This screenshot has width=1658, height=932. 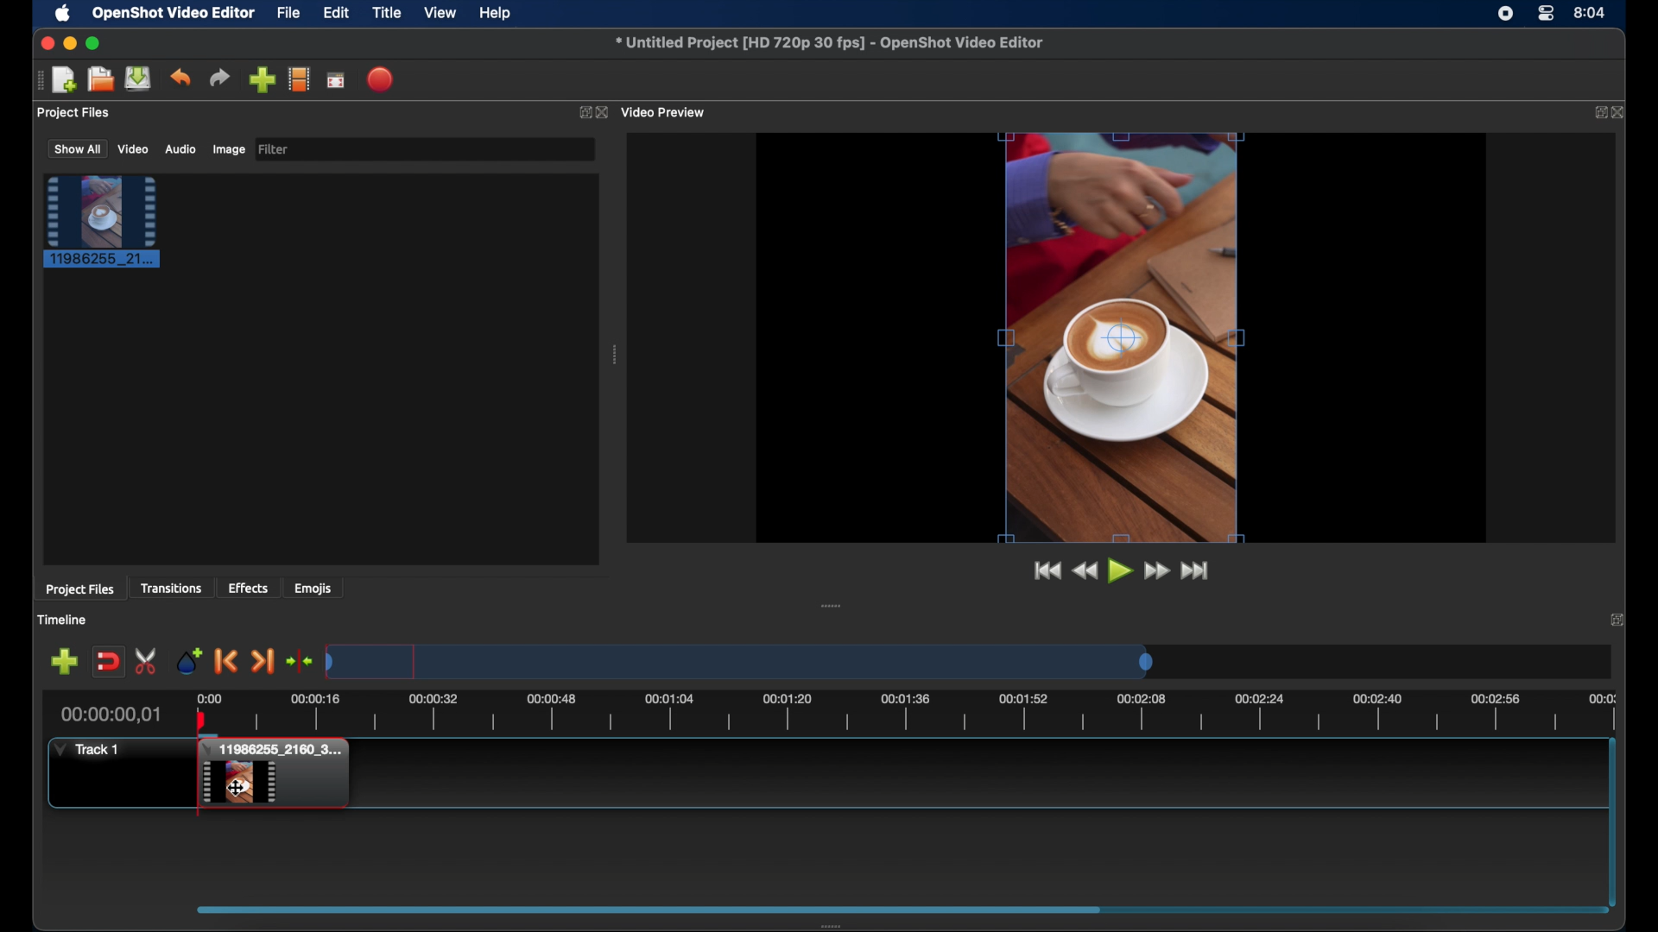 What do you see at coordinates (75, 113) in the screenshot?
I see `project files` at bounding box center [75, 113].